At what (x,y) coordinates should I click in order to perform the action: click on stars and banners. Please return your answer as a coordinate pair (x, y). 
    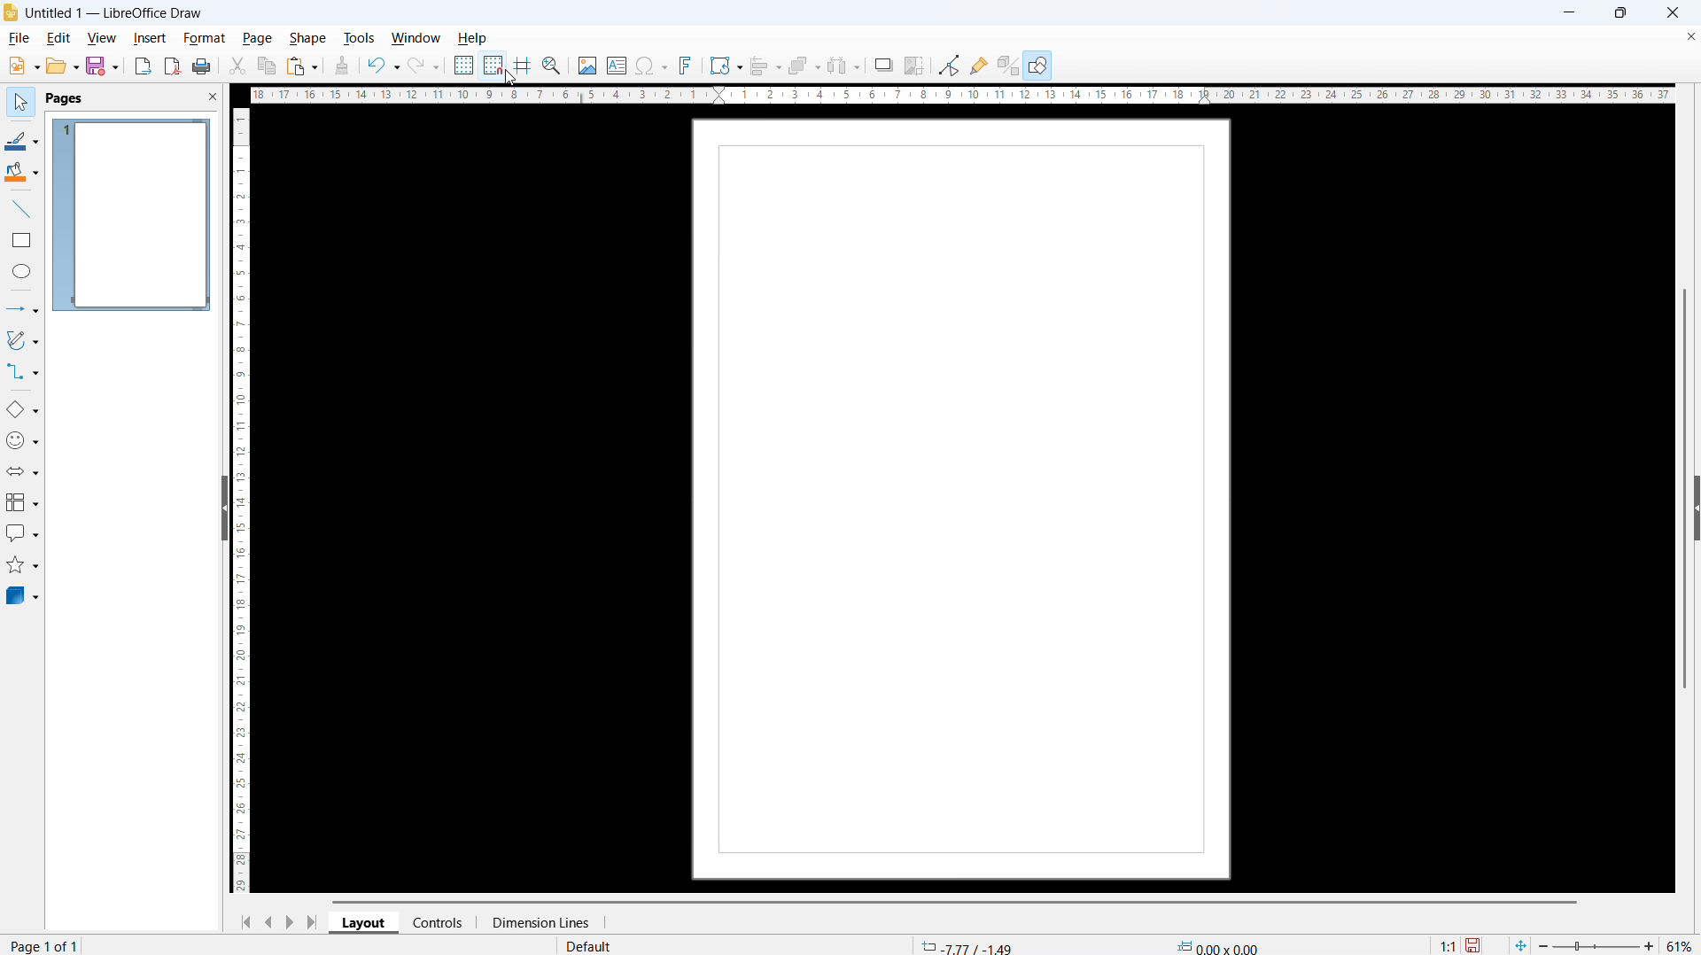
    Looking at the image, I should click on (23, 565).